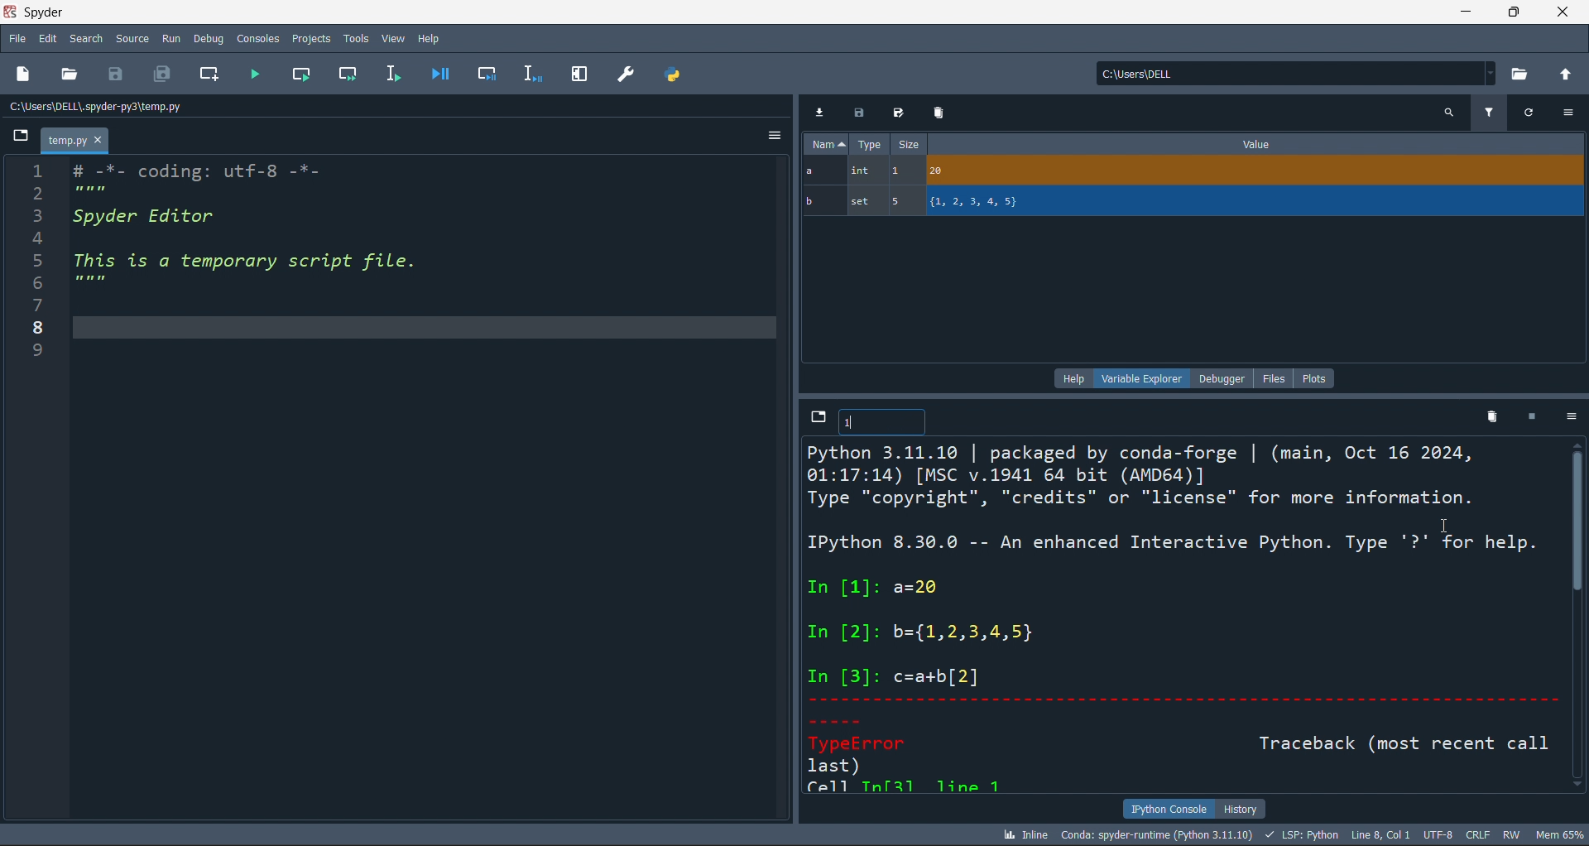 This screenshot has width=1589, height=846. Describe the element at coordinates (1278, 377) in the screenshot. I see `file` at that location.